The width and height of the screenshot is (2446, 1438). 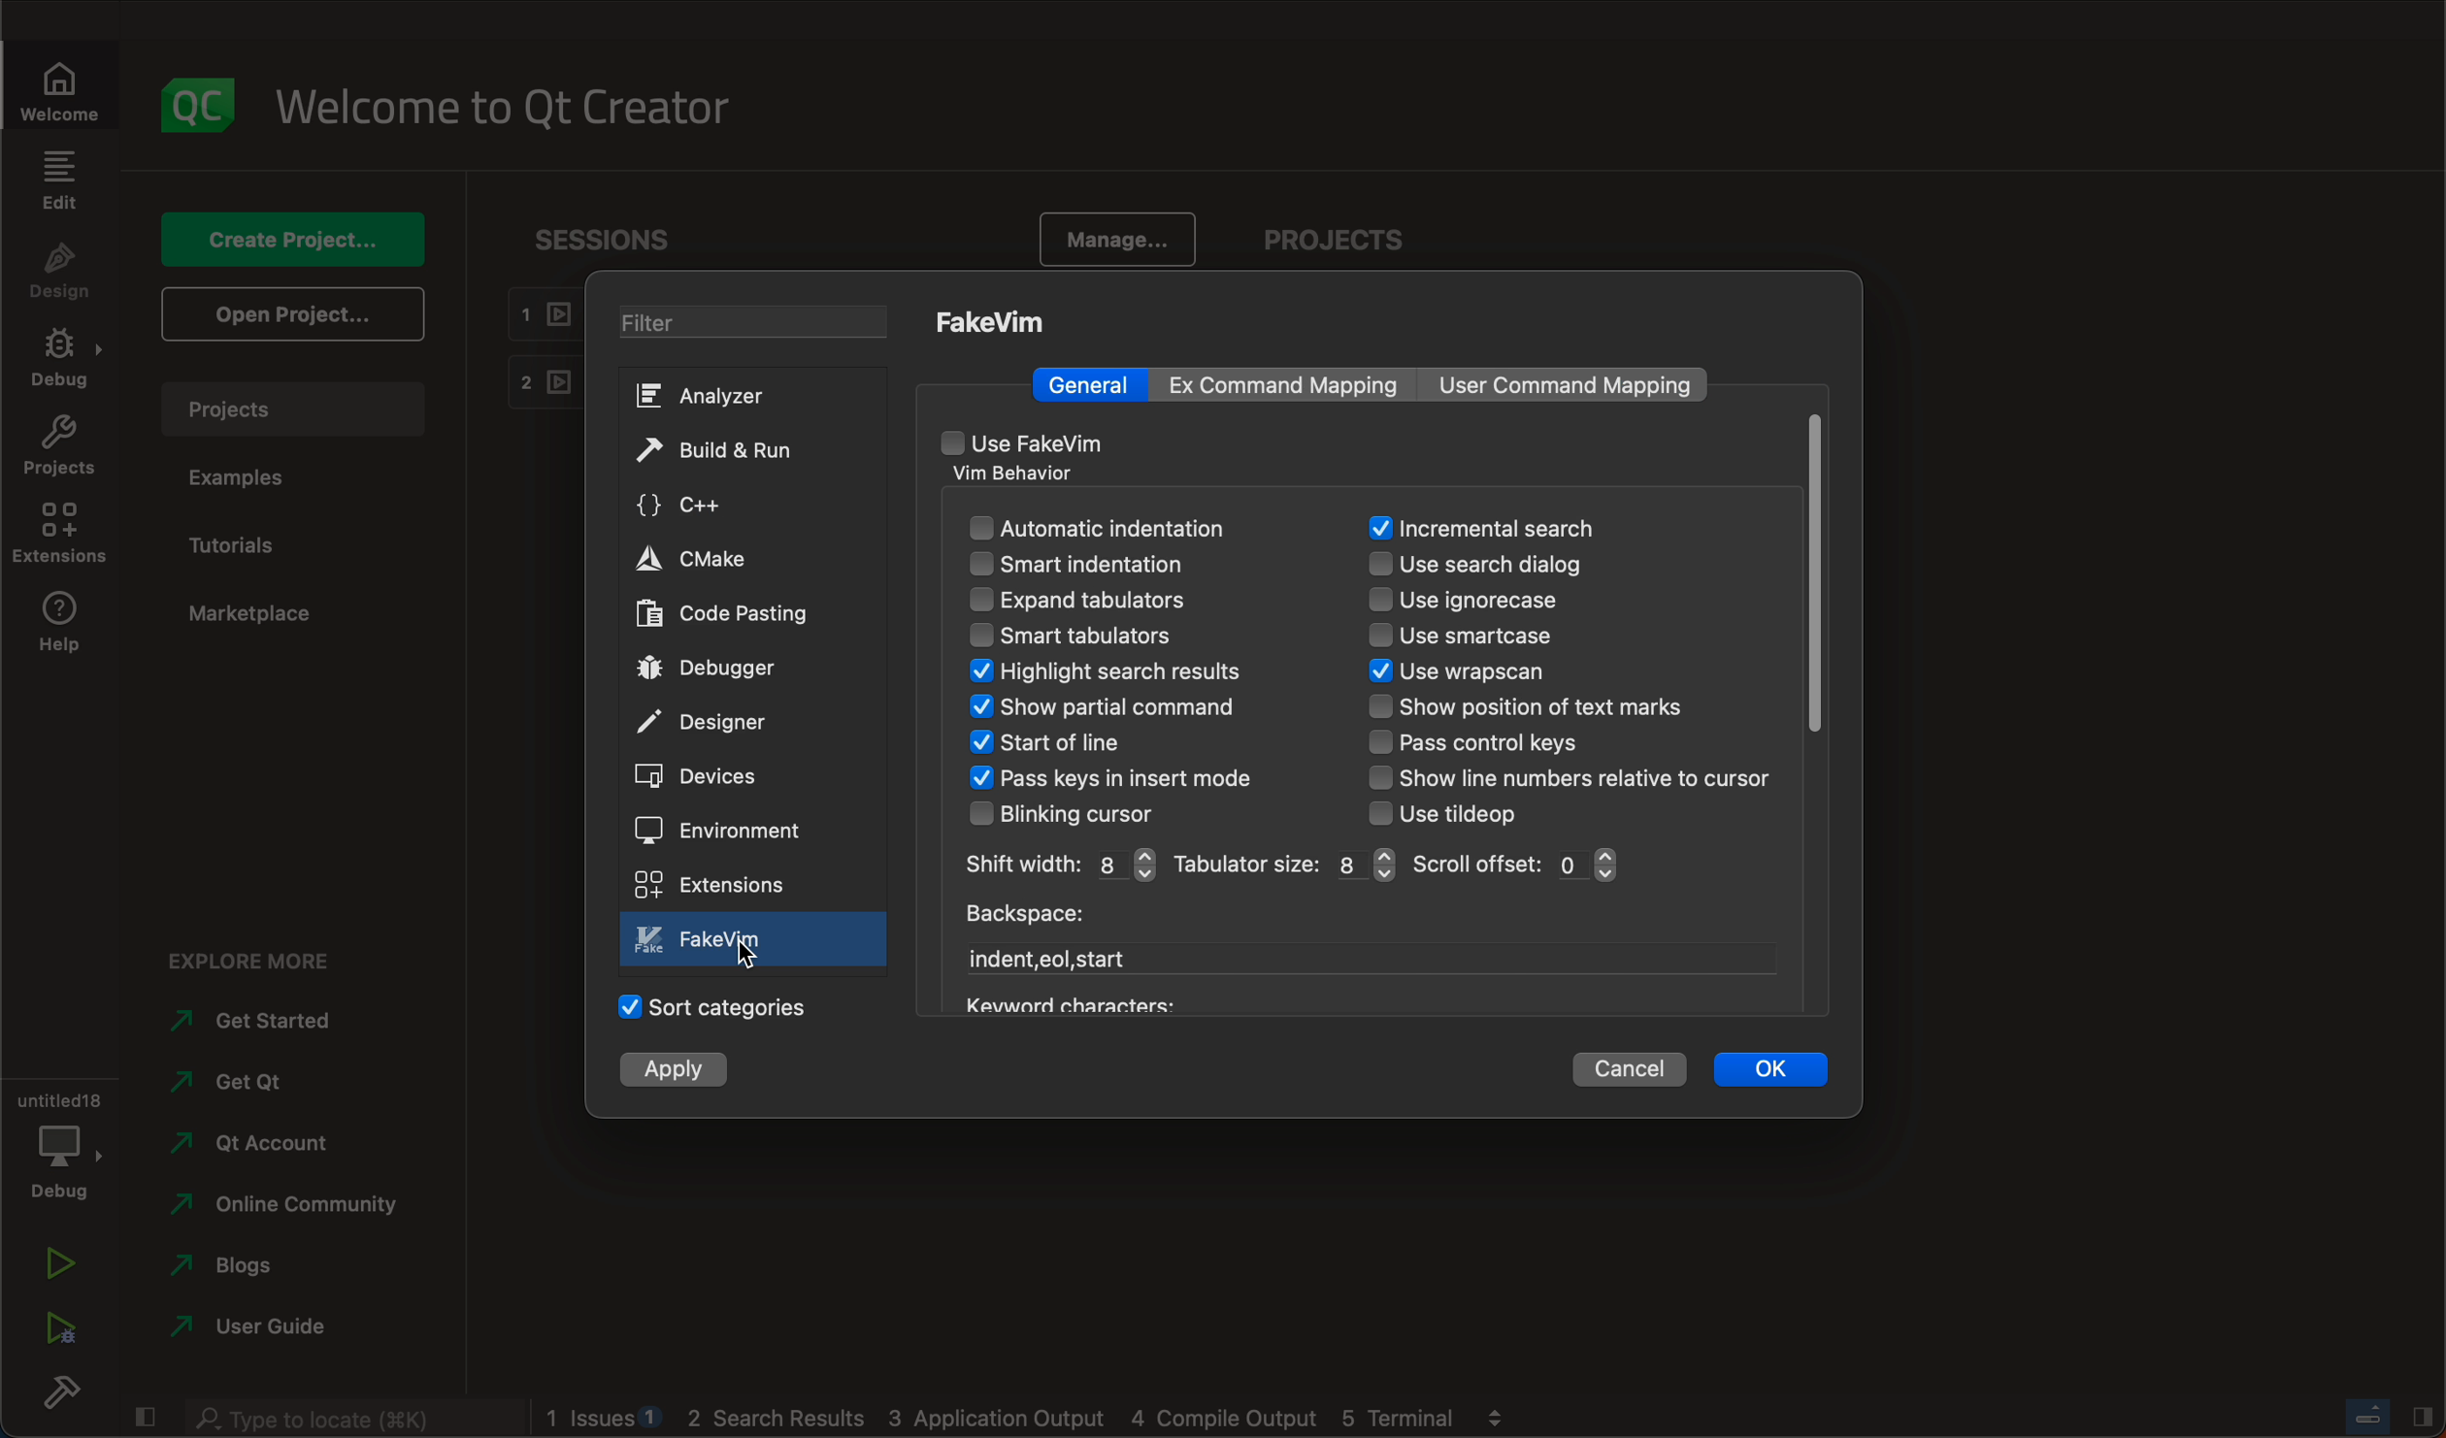 What do you see at coordinates (1482, 529) in the screenshot?
I see `search` at bounding box center [1482, 529].